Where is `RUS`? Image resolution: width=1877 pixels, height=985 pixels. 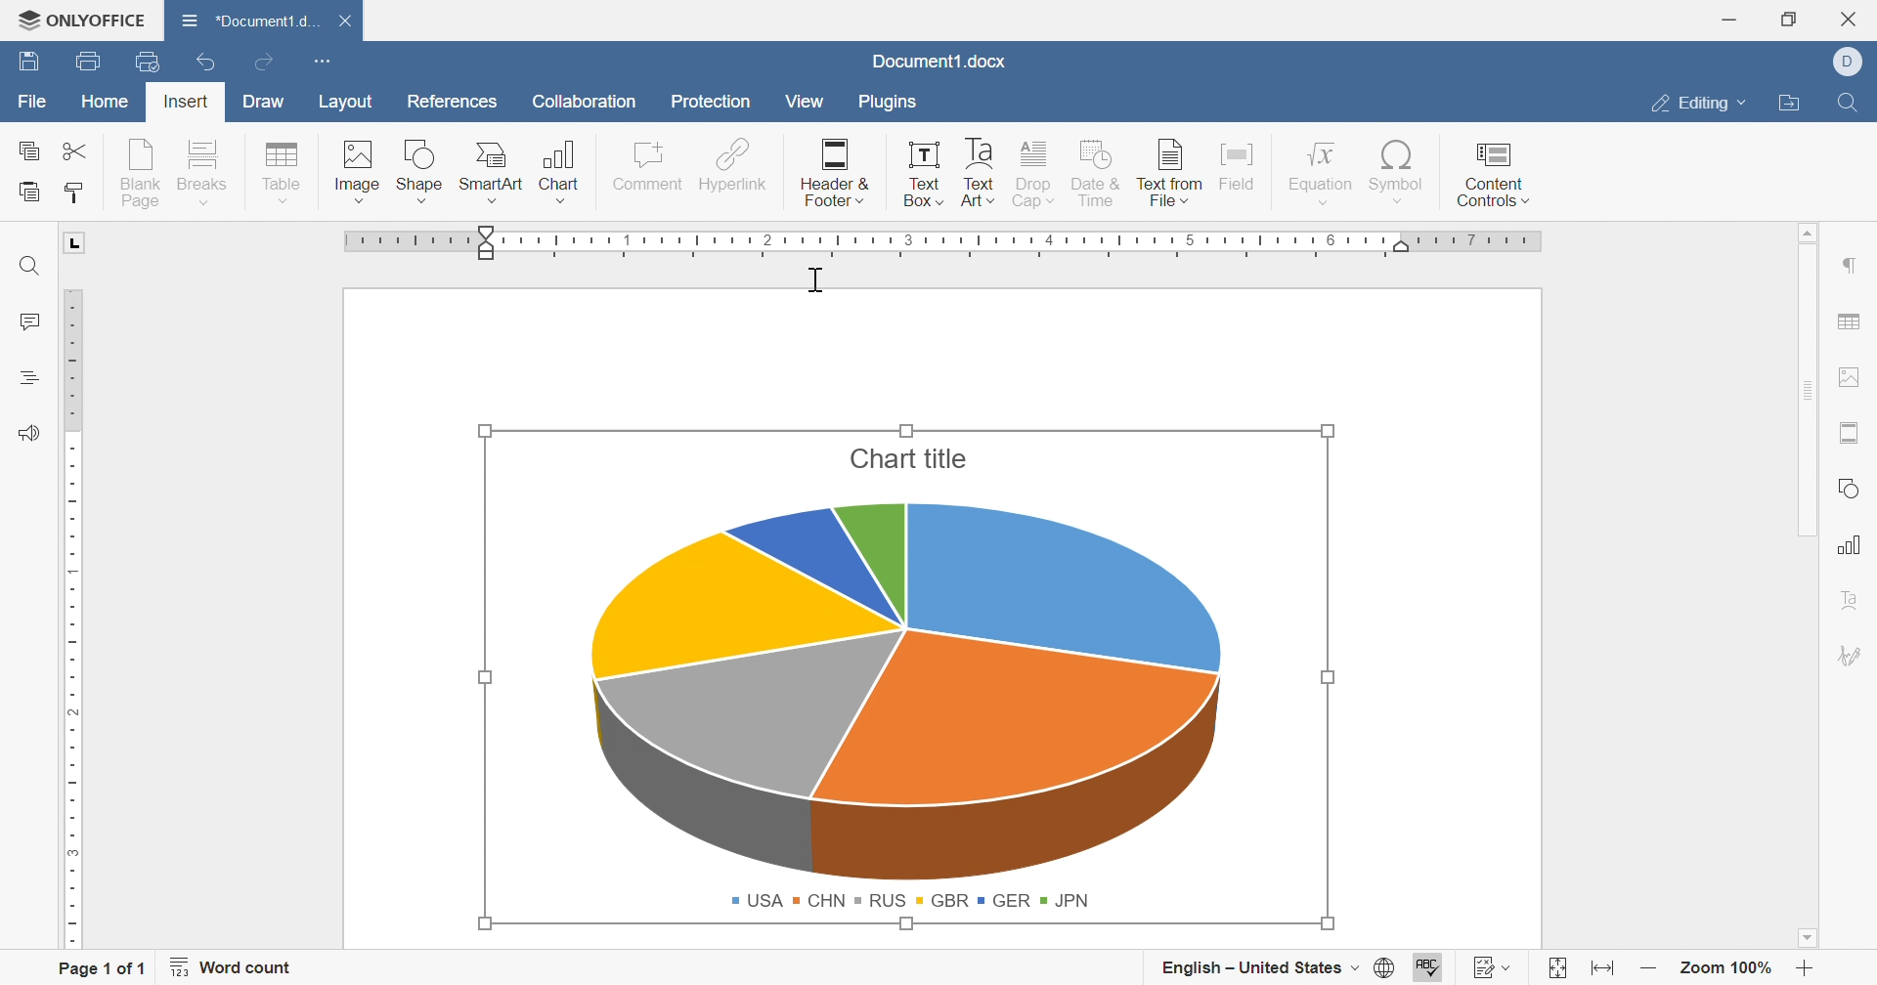
RUS is located at coordinates (883, 900).